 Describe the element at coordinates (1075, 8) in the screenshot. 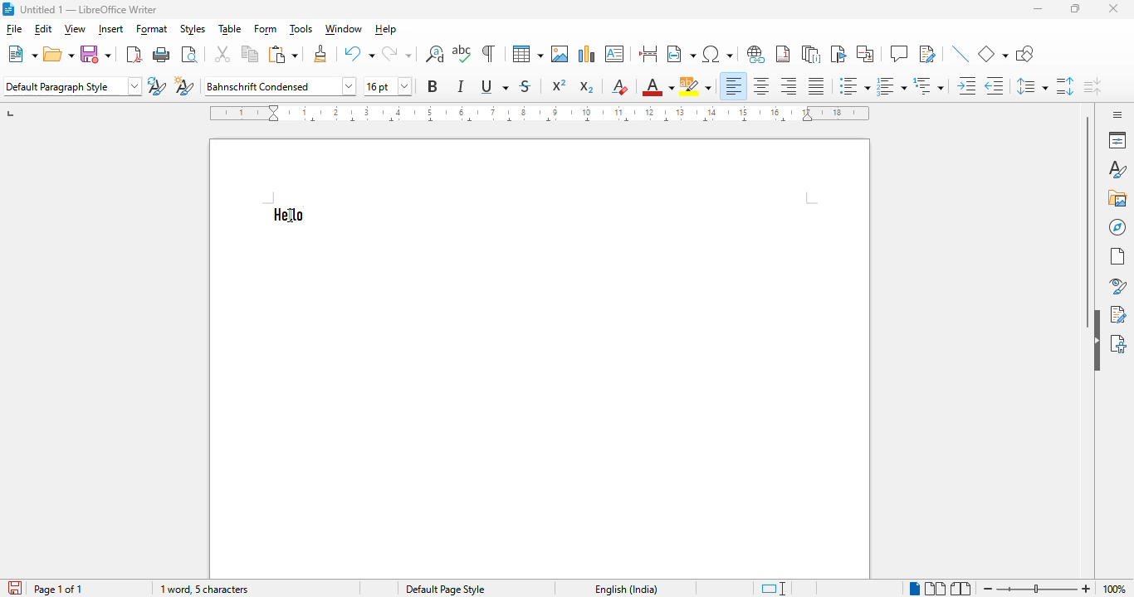

I see `maximize` at that location.